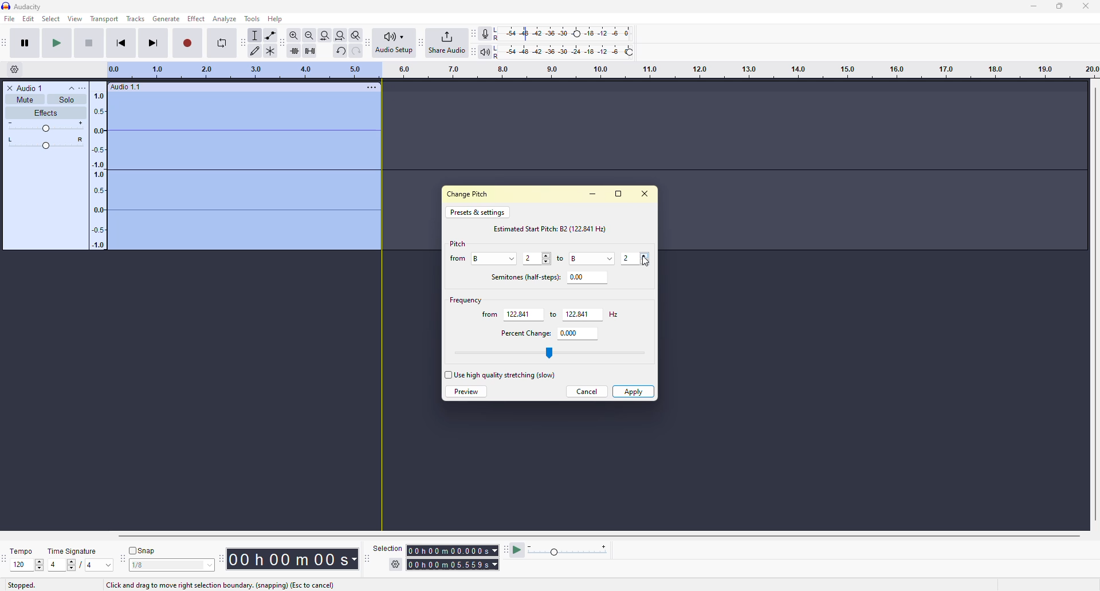  What do you see at coordinates (21, 6) in the screenshot?
I see `audacity` at bounding box center [21, 6].